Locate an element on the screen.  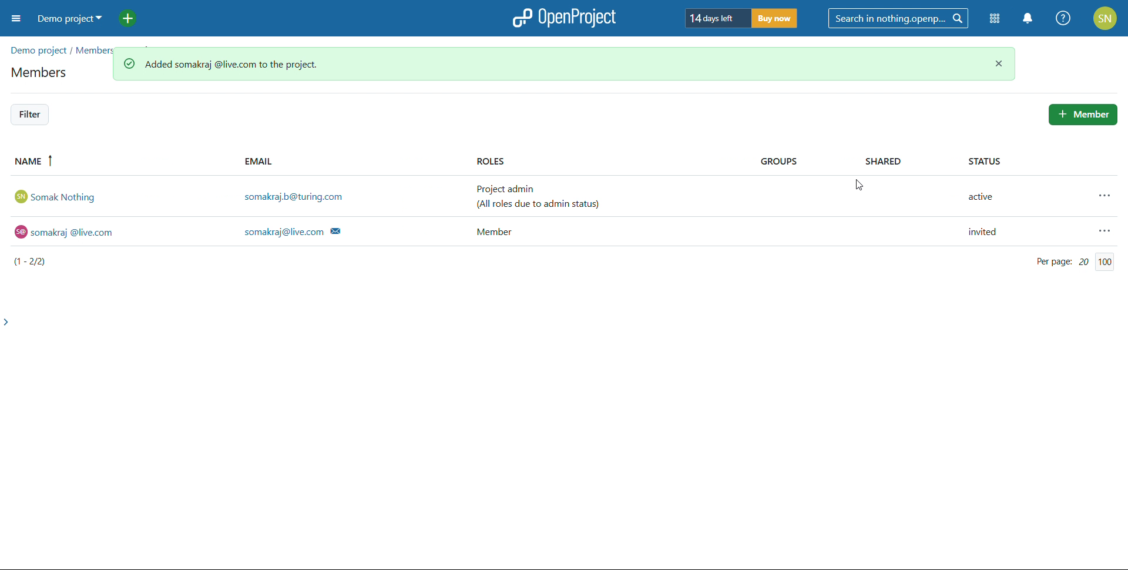
notification is located at coordinates (1029, 18).